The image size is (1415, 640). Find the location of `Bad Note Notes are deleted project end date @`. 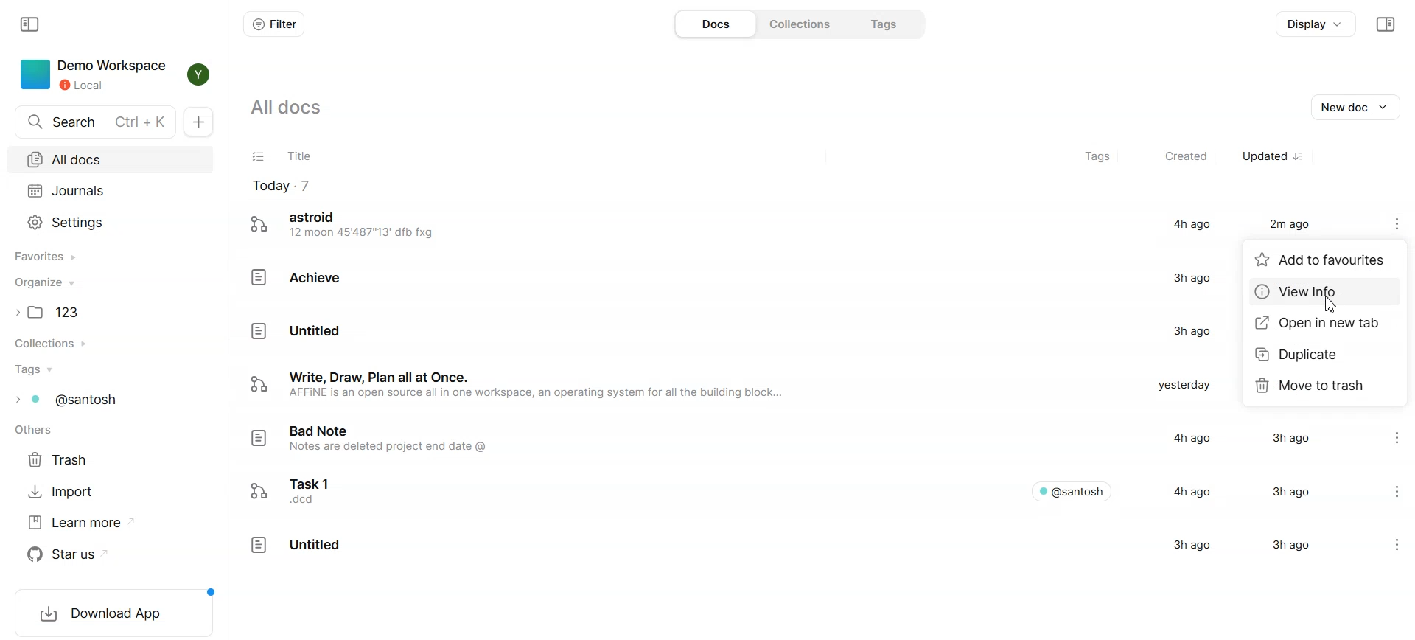

Bad Note Notes are deleted project end date @ is located at coordinates (383, 443).